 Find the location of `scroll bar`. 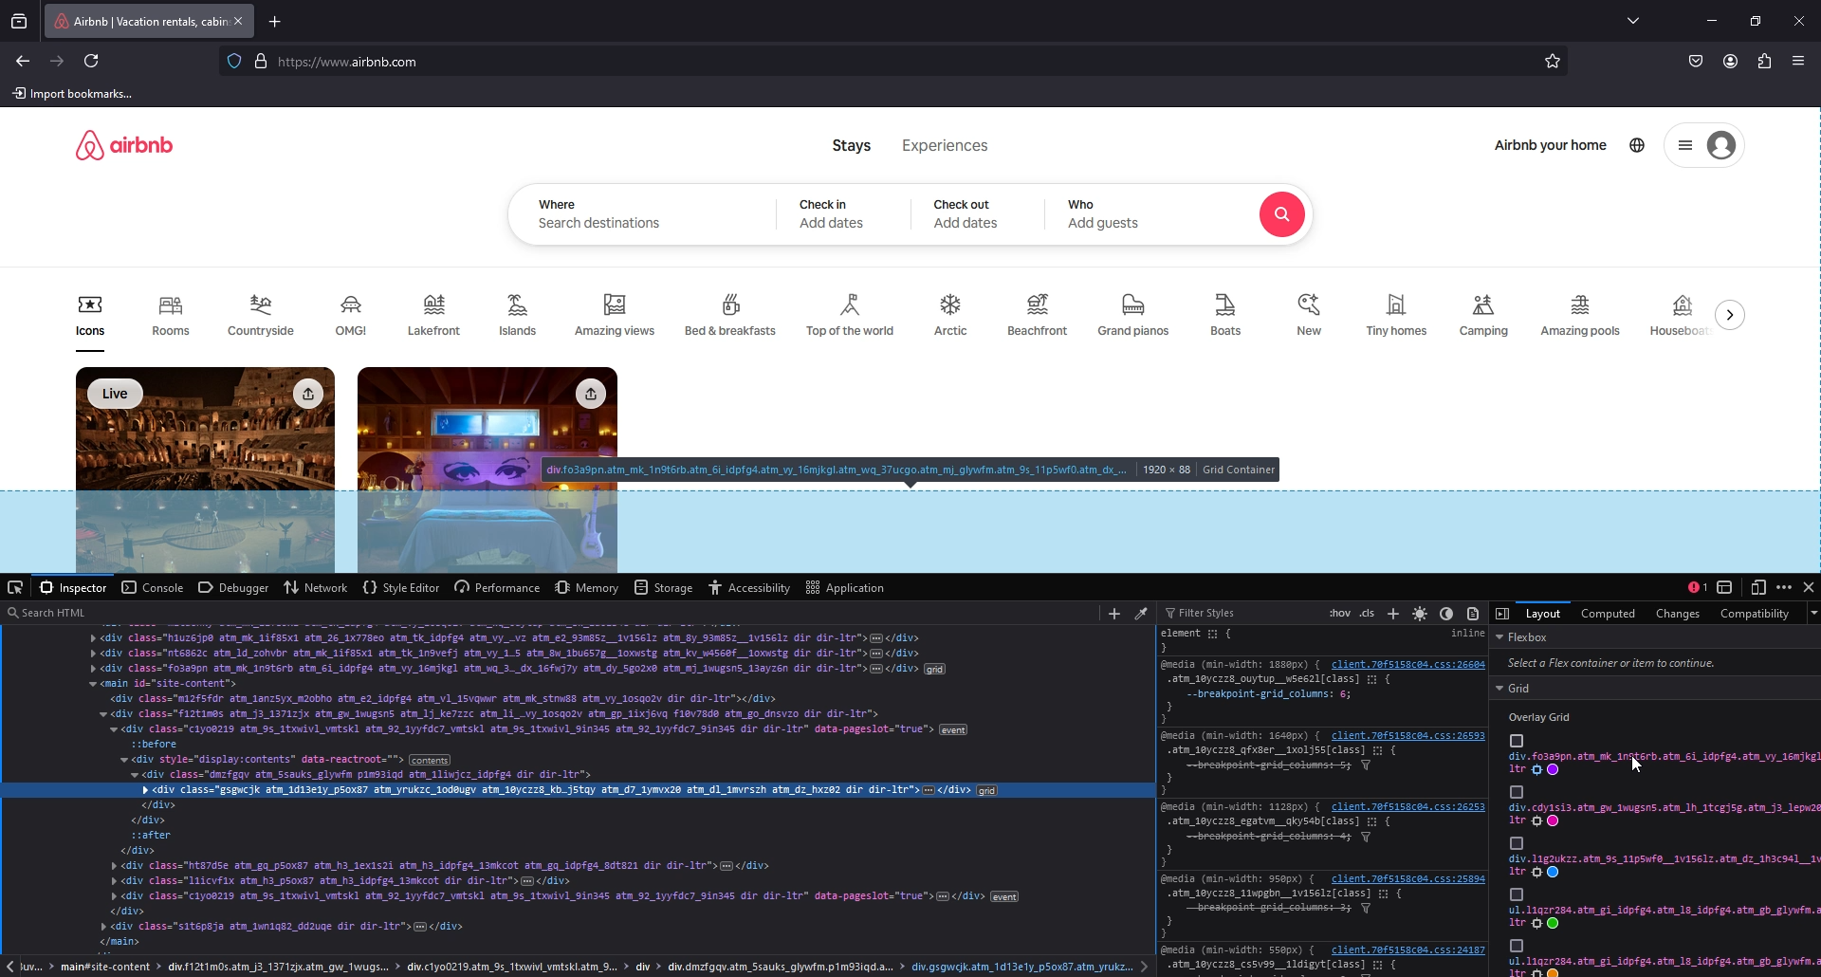

scroll bar is located at coordinates (1810, 216).